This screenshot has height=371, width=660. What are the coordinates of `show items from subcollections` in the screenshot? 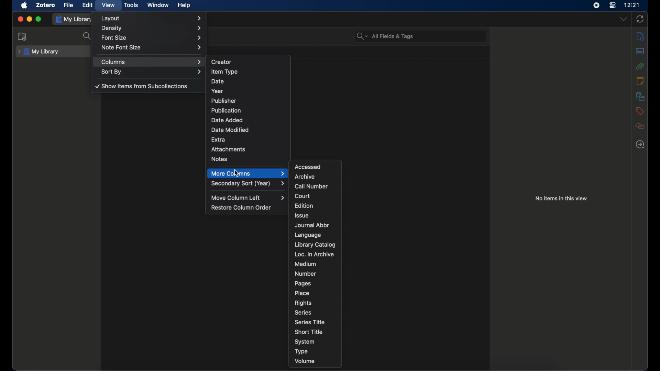 It's located at (143, 86).